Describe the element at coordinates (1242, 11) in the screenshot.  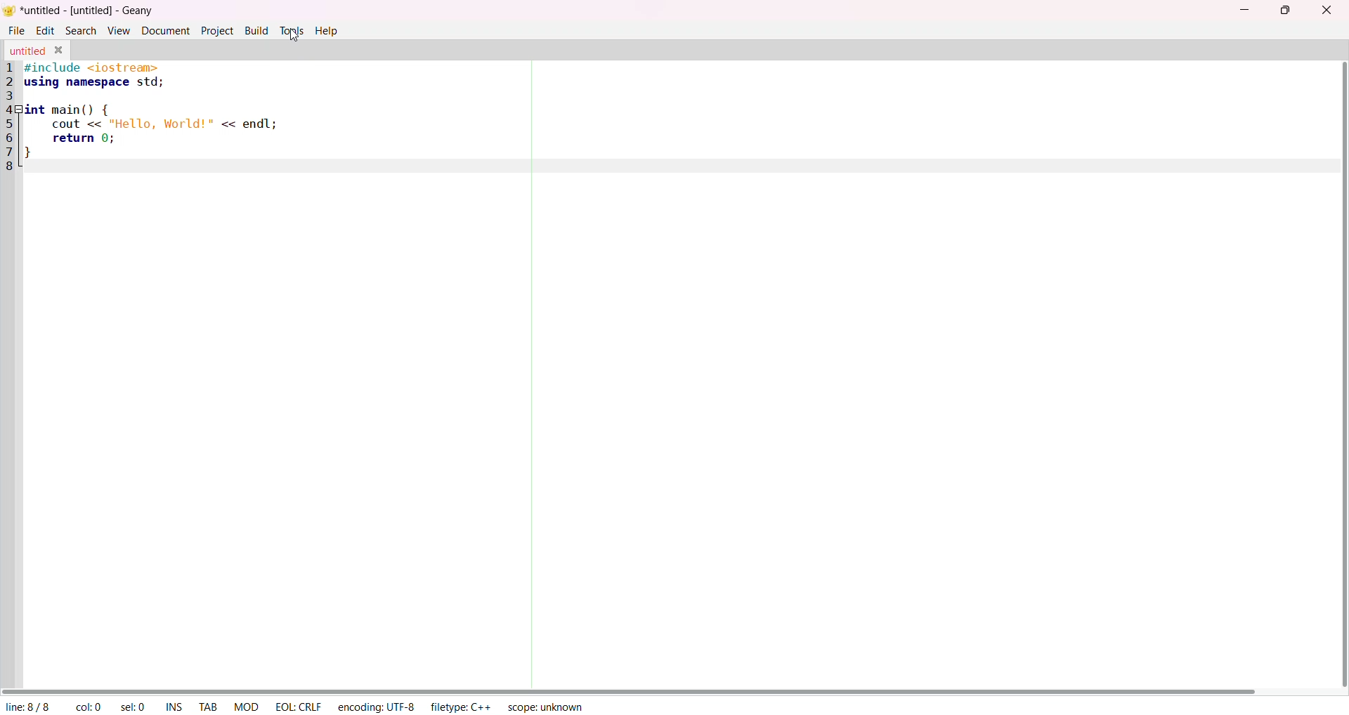
I see `minimize` at that location.